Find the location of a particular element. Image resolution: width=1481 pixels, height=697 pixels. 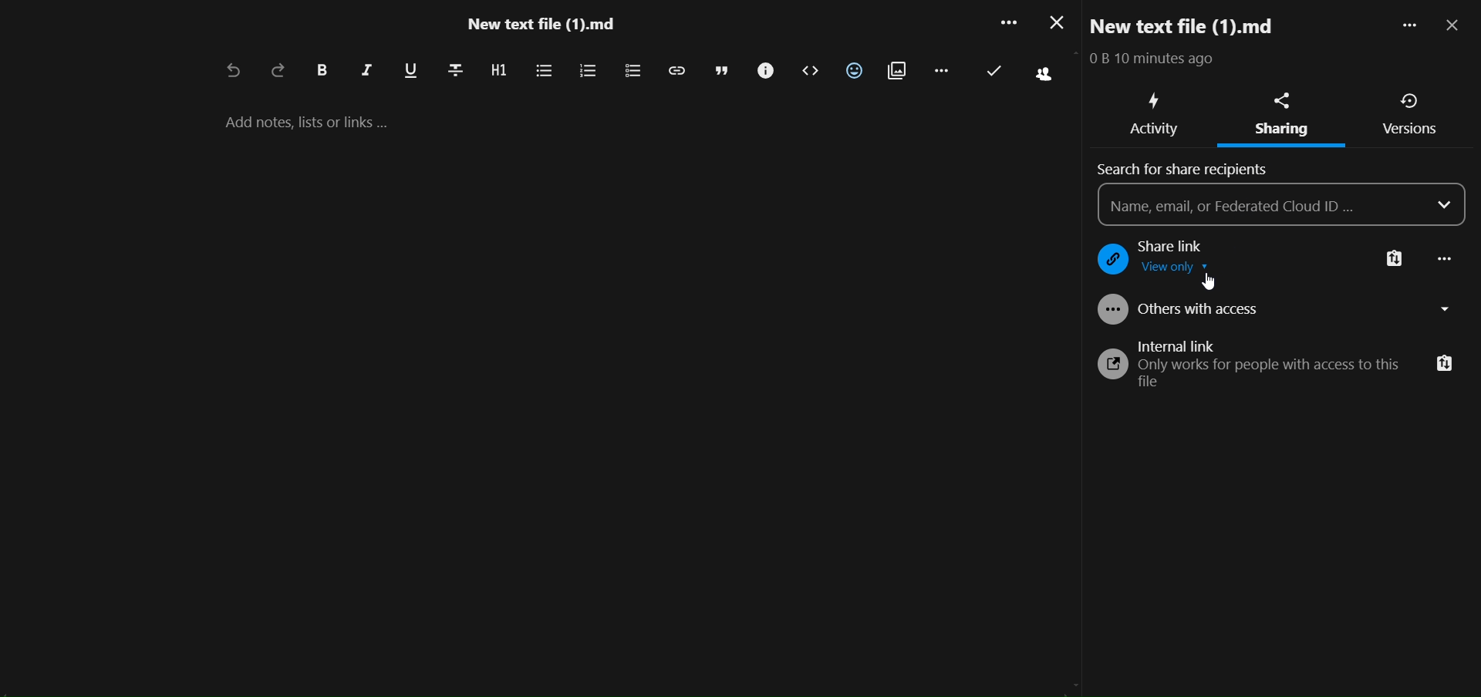

activity is located at coordinates (1157, 131).